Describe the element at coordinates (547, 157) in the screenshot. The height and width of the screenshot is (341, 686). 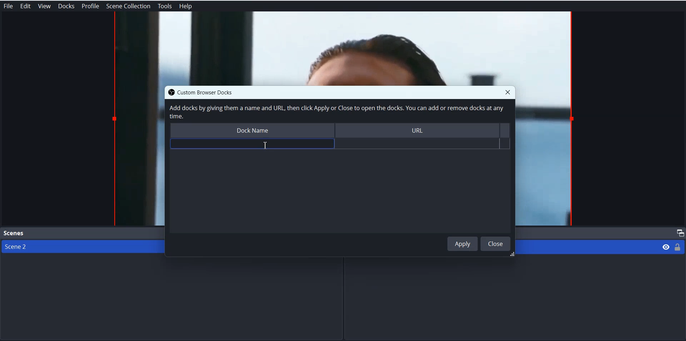
I see `File Preview window` at that location.